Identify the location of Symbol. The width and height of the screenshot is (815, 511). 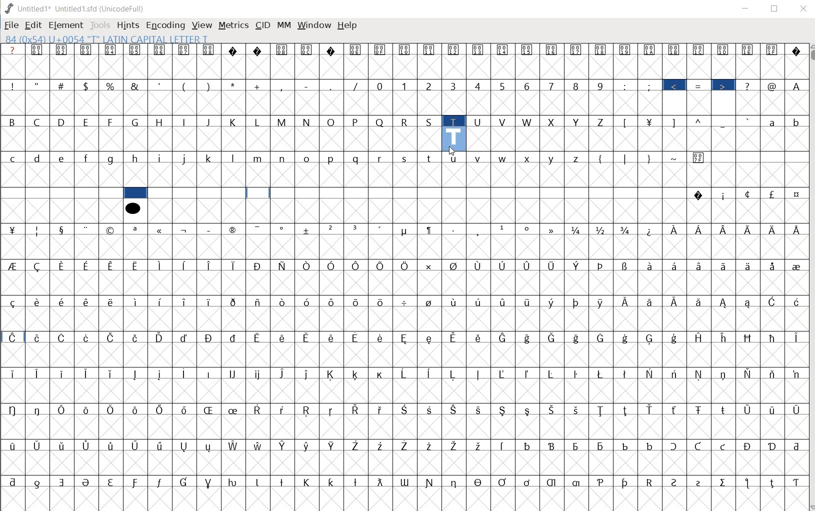
(210, 265).